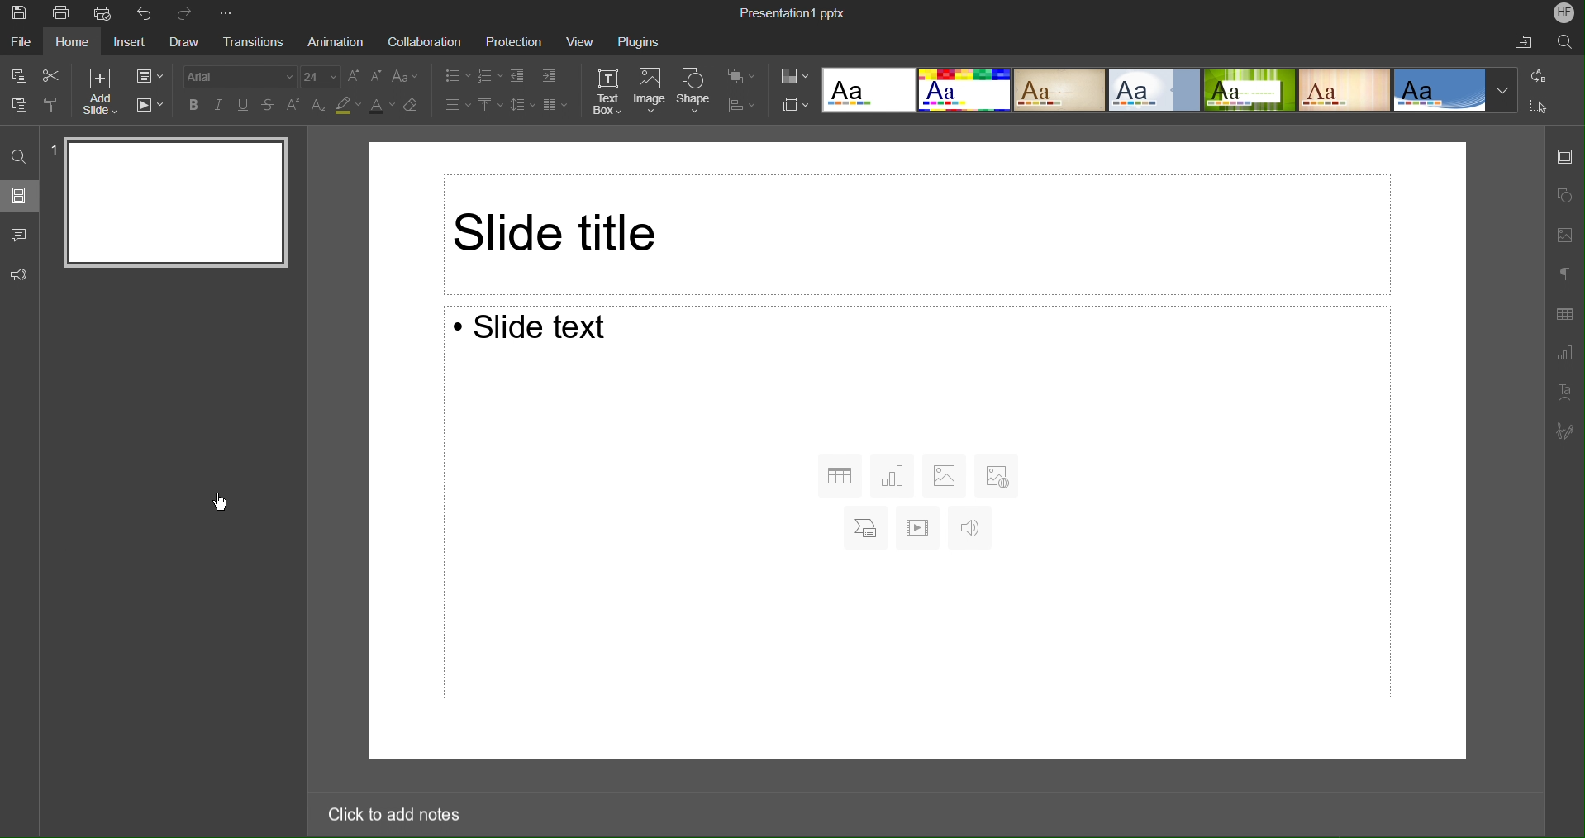 This screenshot has width=1585, height=838. I want to click on Slide Settings, so click(148, 74).